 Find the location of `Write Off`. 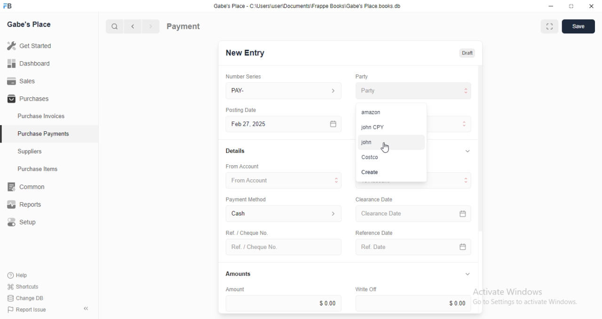

Write Off is located at coordinates (365, 289).